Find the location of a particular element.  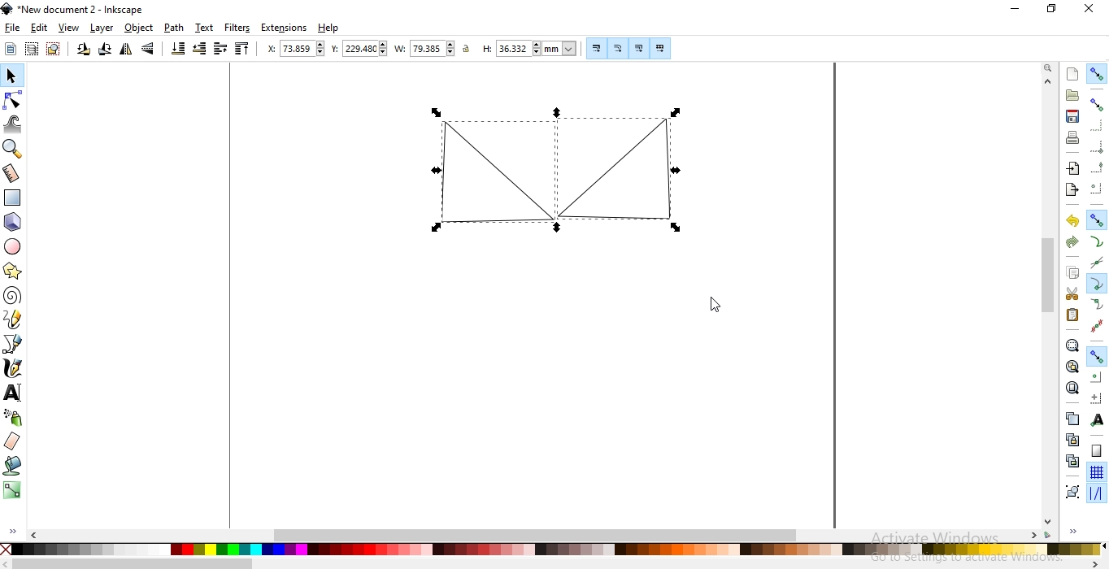

create new document with default template is located at coordinates (1073, 74).